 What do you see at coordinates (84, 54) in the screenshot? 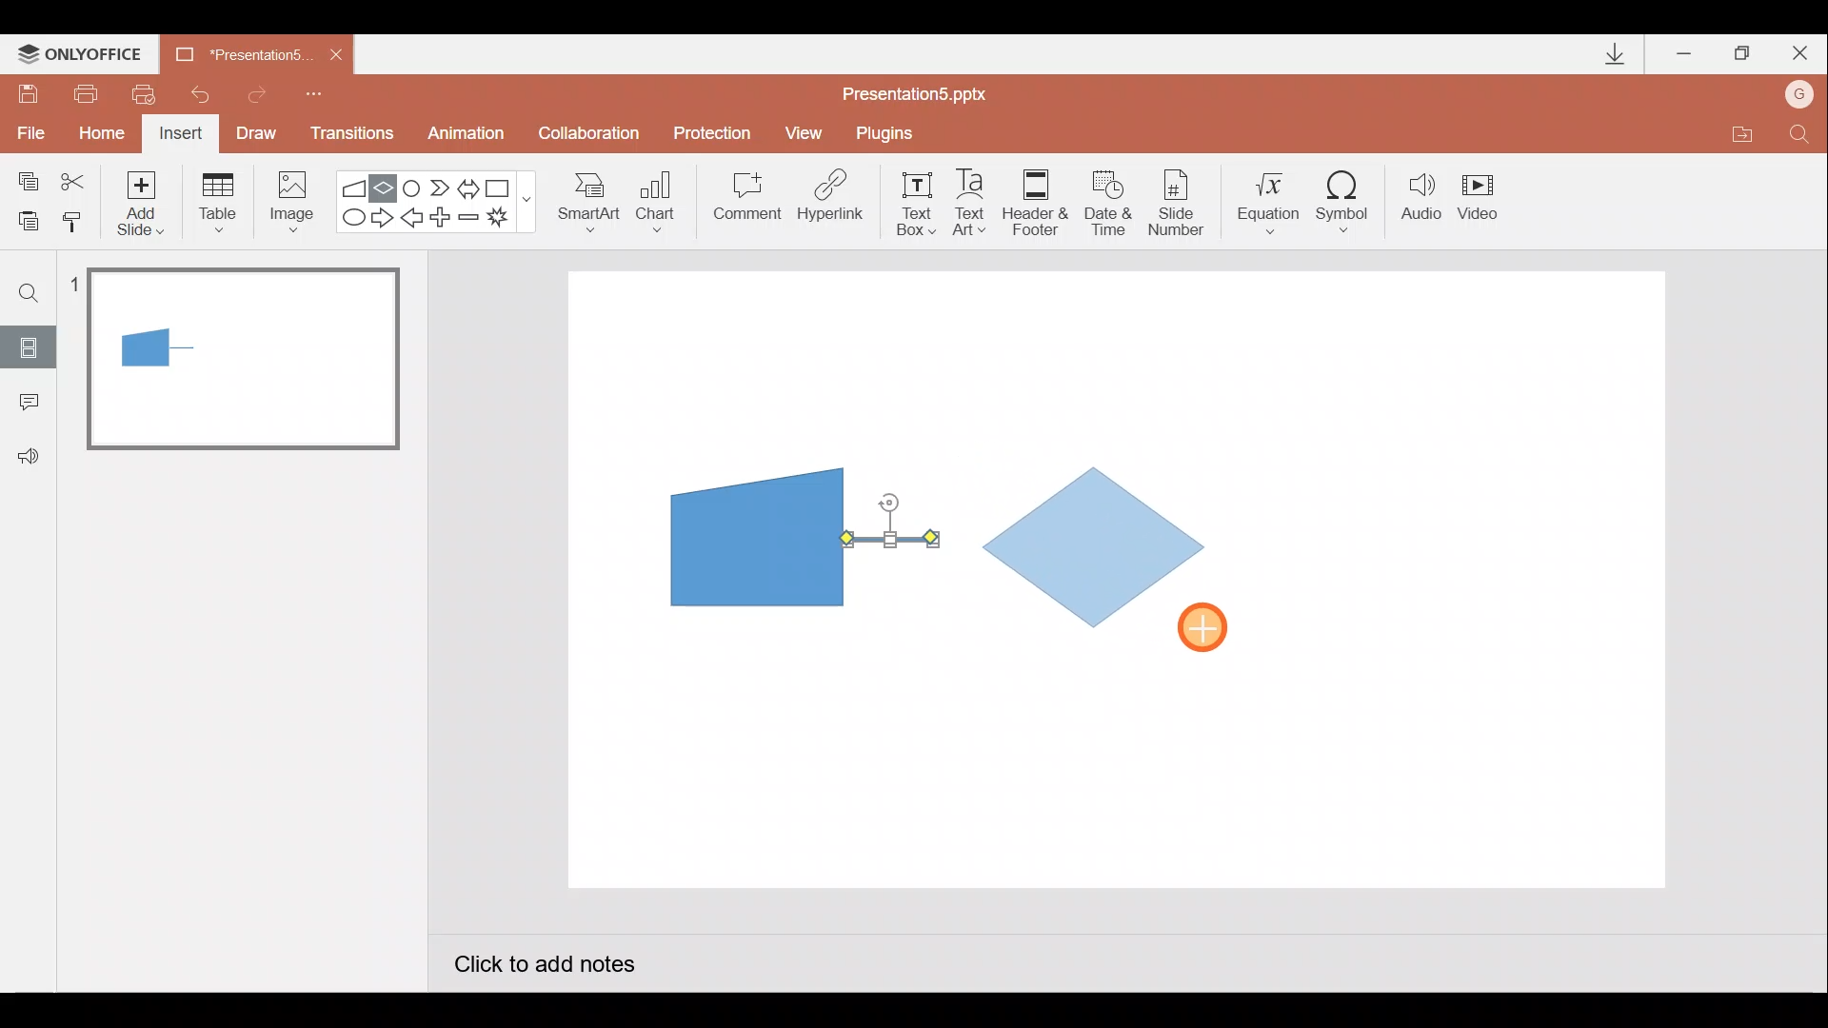
I see `ONLYOFFICE` at bounding box center [84, 54].